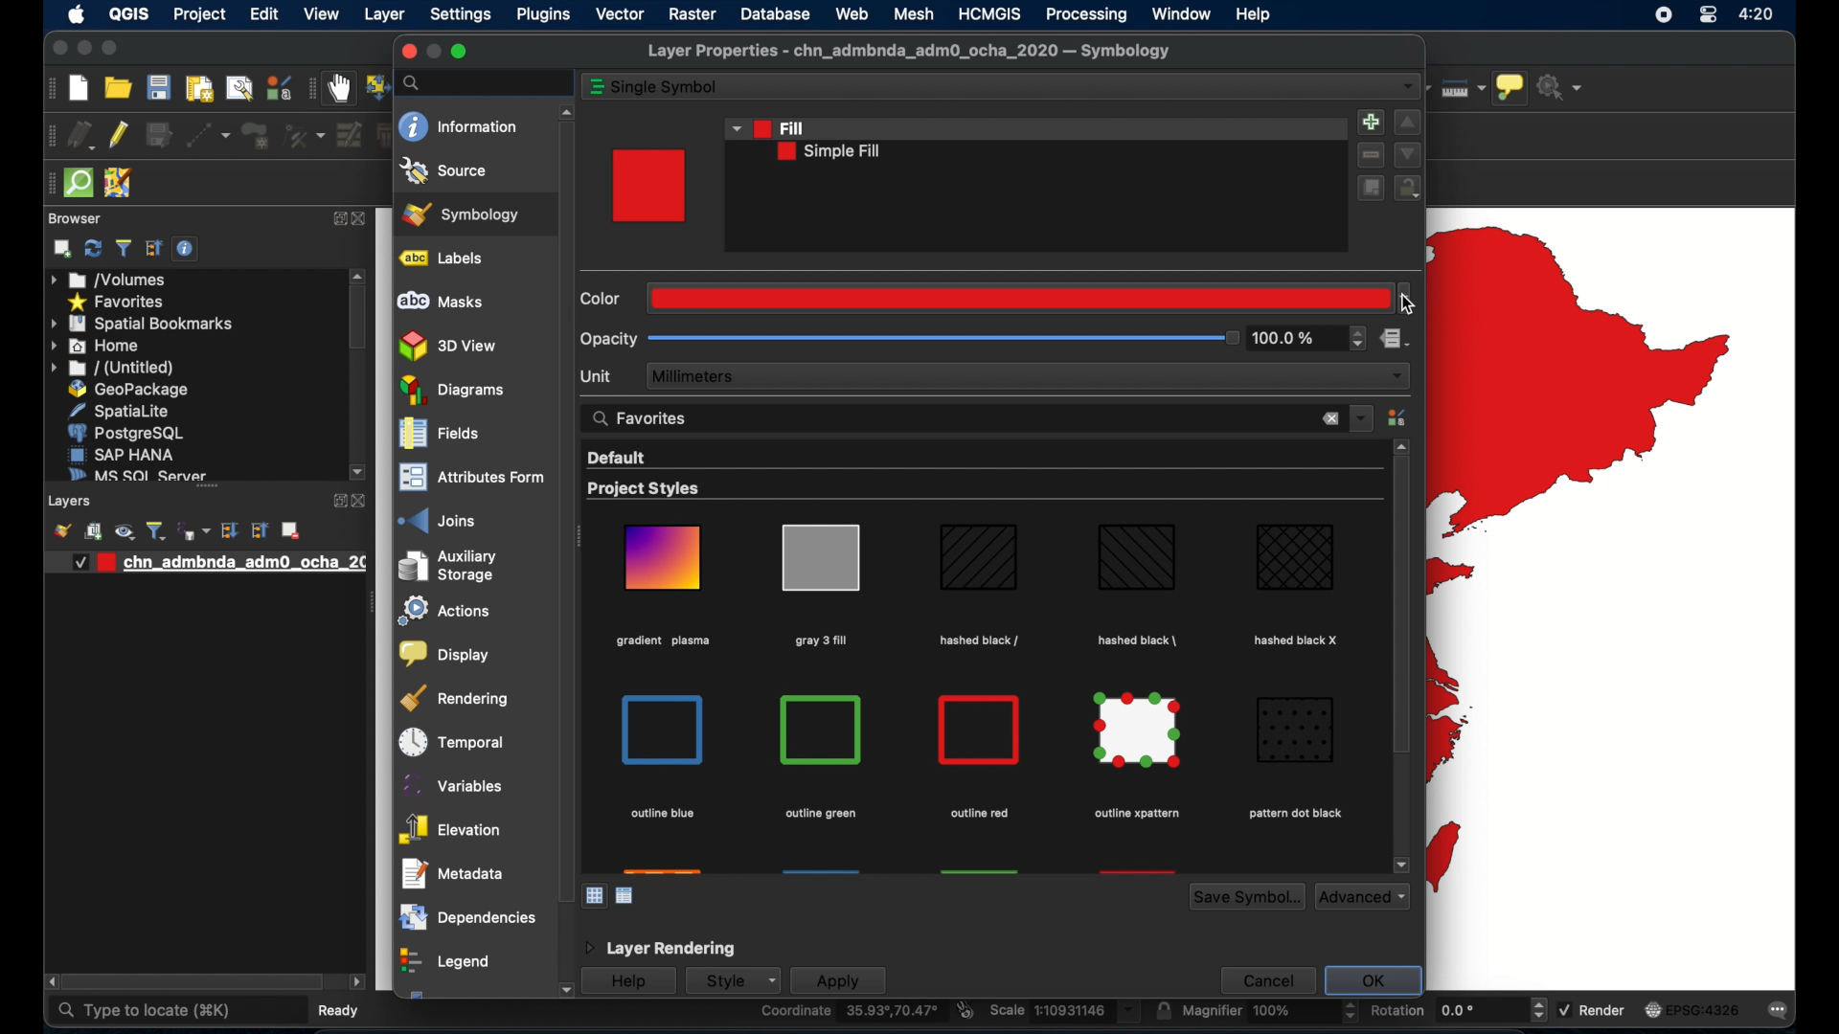 The image size is (1839, 1034). What do you see at coordinates (1563, 86) in the screenshot?
I see `no action selected` at bounding box center [1563, 86].